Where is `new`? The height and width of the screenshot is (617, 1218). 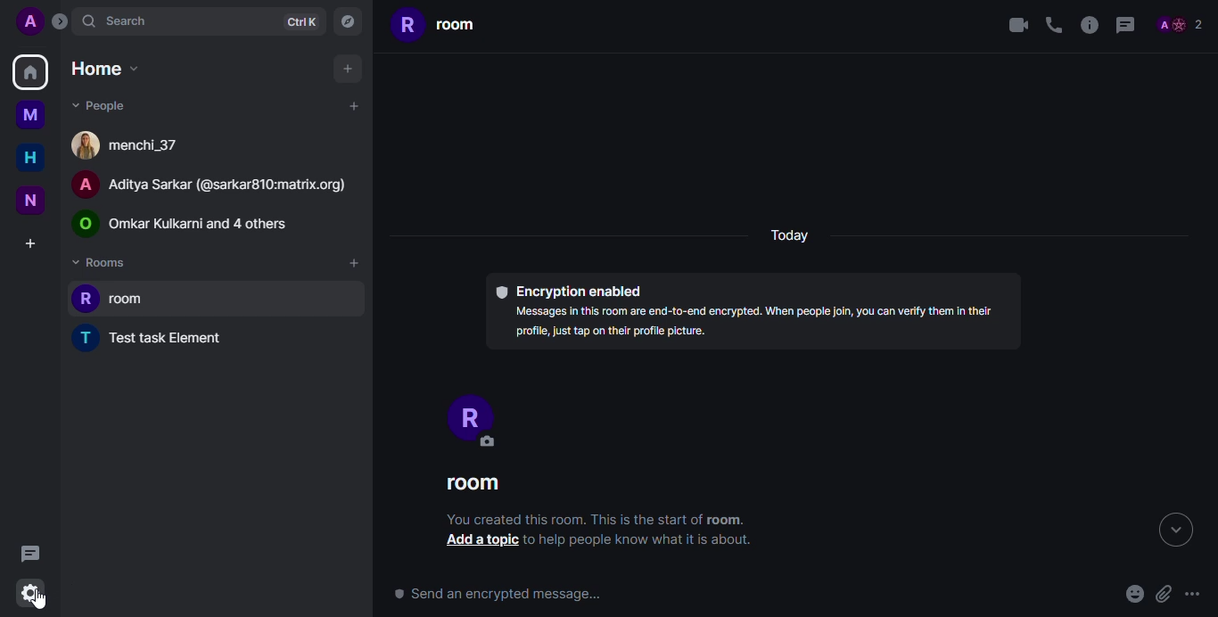 new is located at coordinates (27, 198).